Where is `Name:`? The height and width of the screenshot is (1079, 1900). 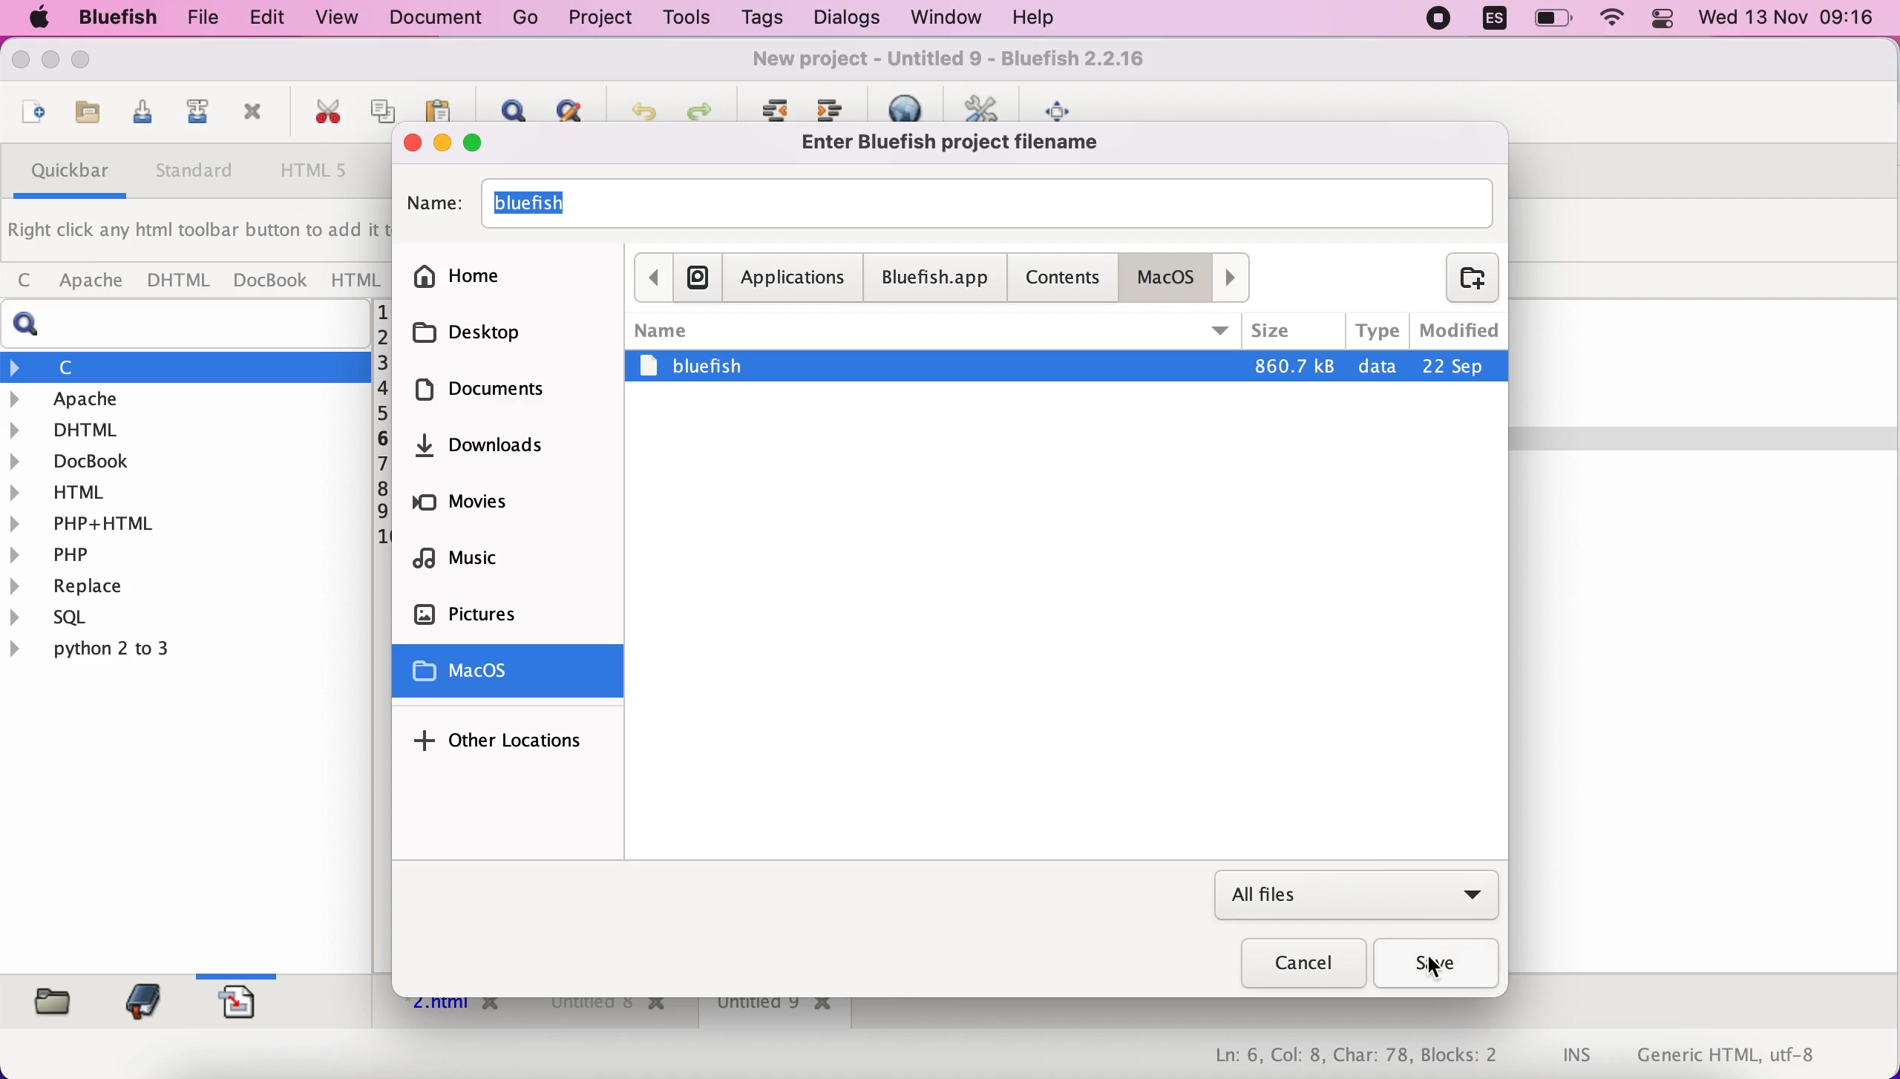
Name: is located at coordinates (432, 204).